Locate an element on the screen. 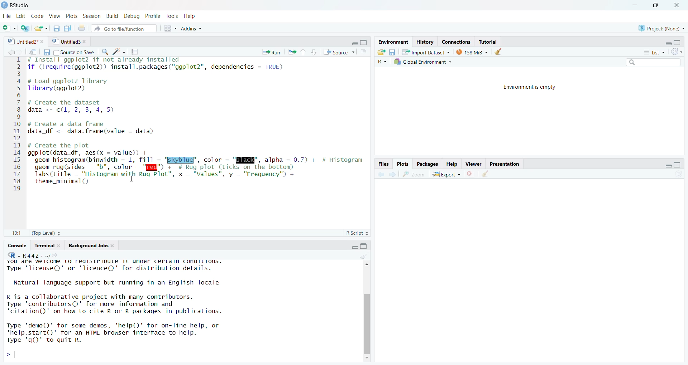 The height and width of the screenshot is (365, 688). Environment is located at coordinates (393, 41).